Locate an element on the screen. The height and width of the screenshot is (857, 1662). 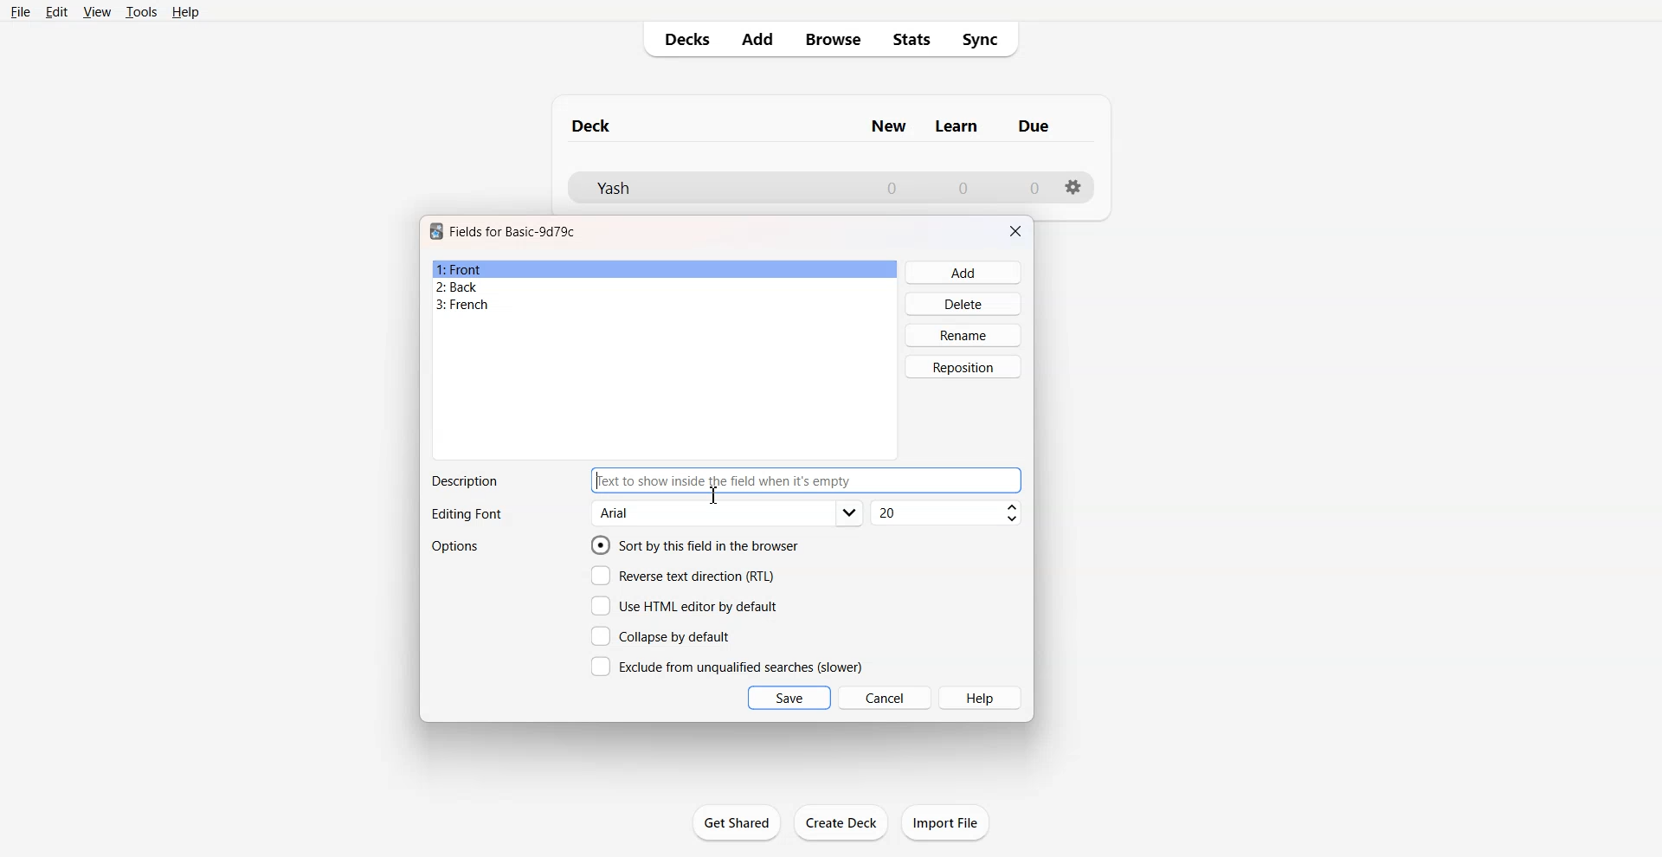
Add is located at coordinates (756, 39).